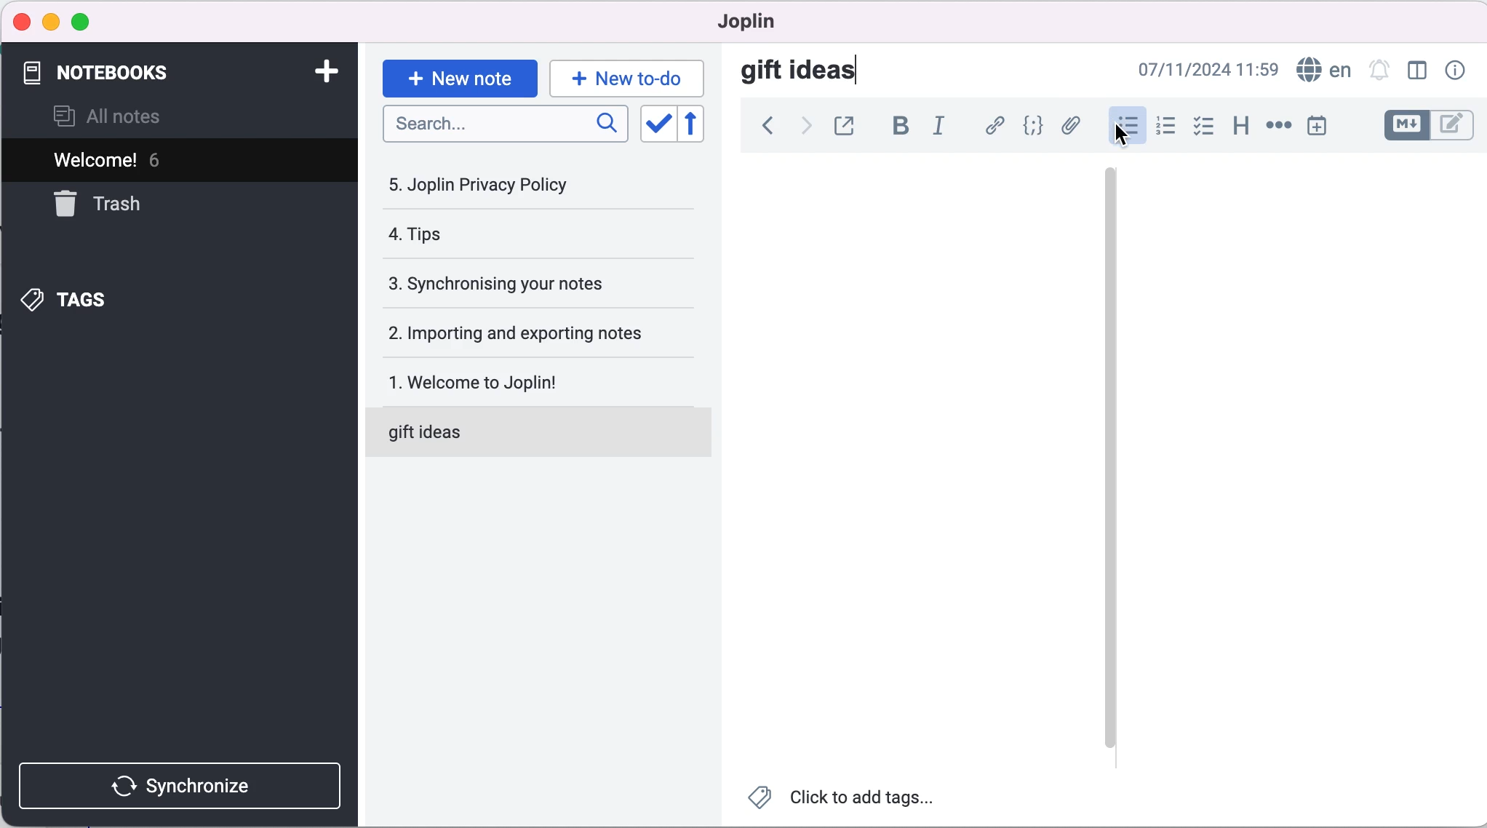  Describe the element at coordinates (994, 125) in the screenshot. I see `hyperlink` at that location.